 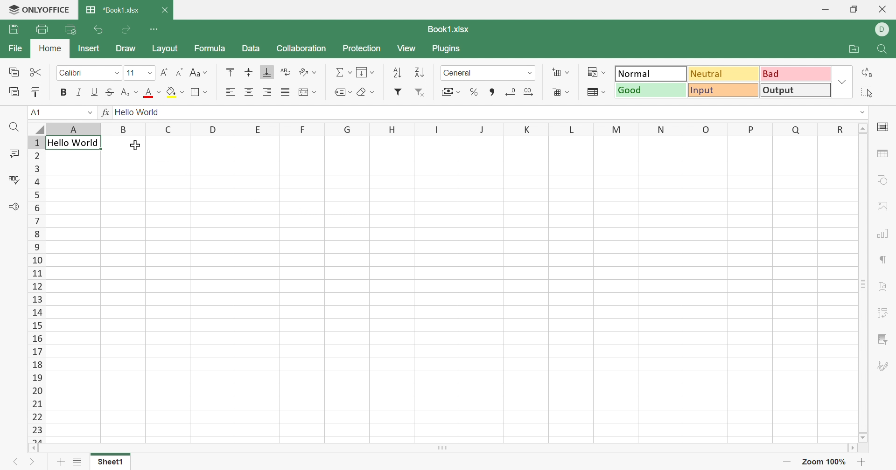 I want to click on Neutral, so click(x=723, y=75).